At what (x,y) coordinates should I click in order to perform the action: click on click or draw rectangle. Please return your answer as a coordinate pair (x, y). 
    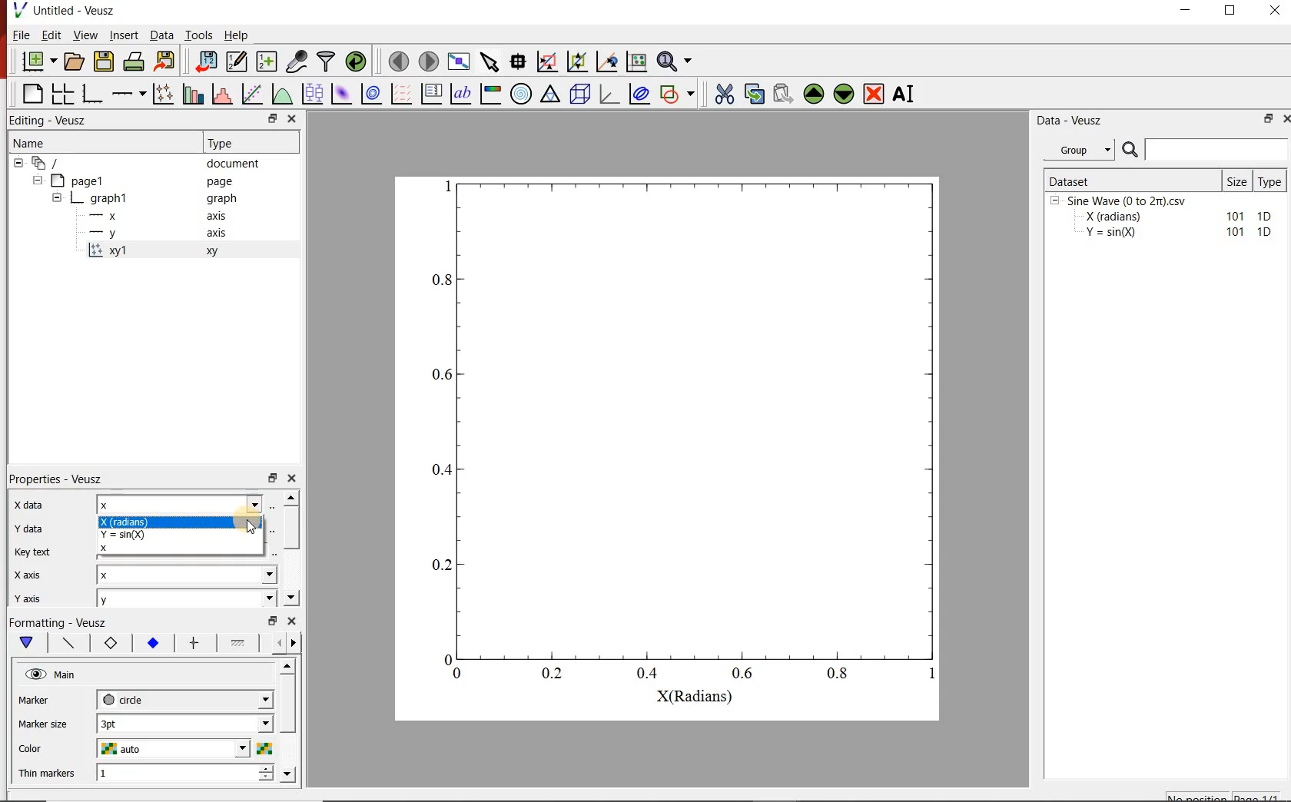
    Looking at the image, I should click on (547, 60).